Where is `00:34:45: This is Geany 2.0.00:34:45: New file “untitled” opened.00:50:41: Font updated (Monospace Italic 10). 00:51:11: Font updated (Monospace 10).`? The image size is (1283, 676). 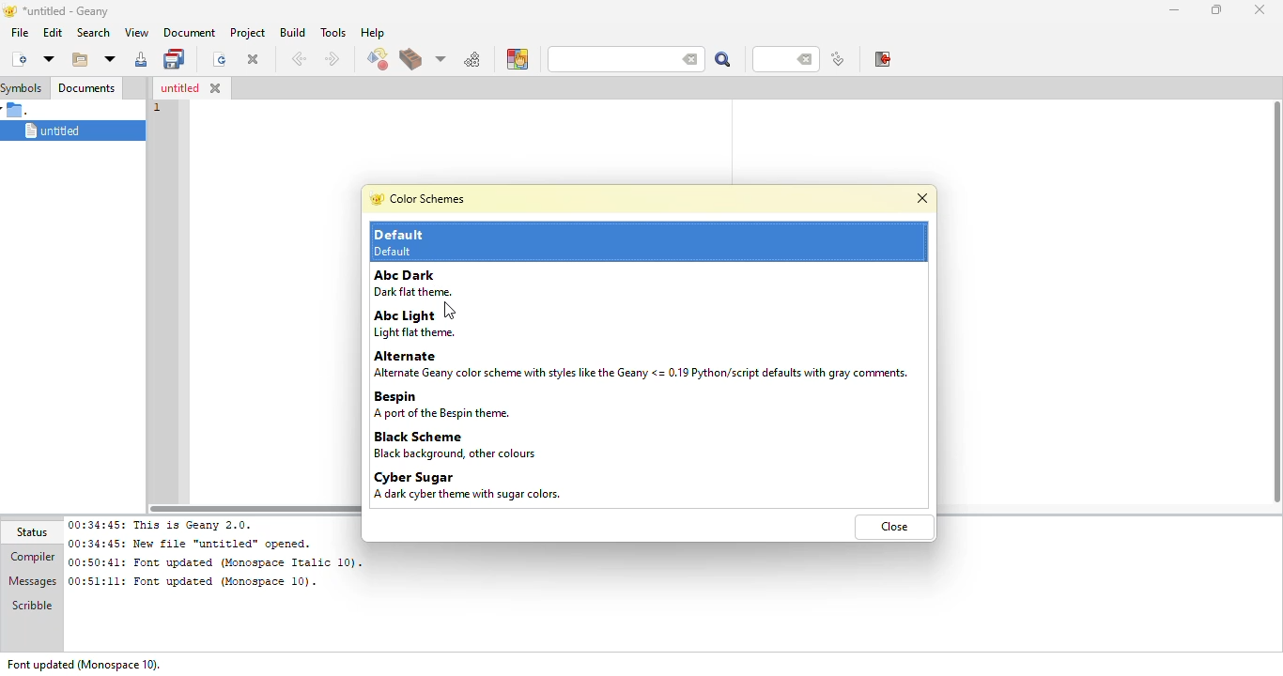 00:34:45: This is Geany 2.0.00:34:45: New file “untitled” opened.00:50:41: Font updated (Monospace Italic 10). 00:51:11: Font updated (Monospace 10). is located at coordinates (214, 553).